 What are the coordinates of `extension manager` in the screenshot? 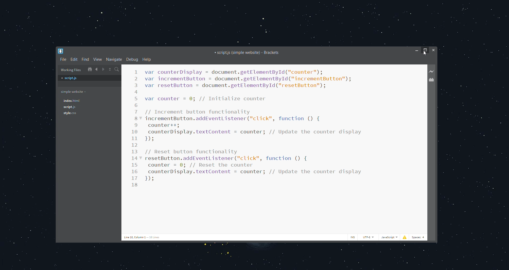 It's located at (433, 80).